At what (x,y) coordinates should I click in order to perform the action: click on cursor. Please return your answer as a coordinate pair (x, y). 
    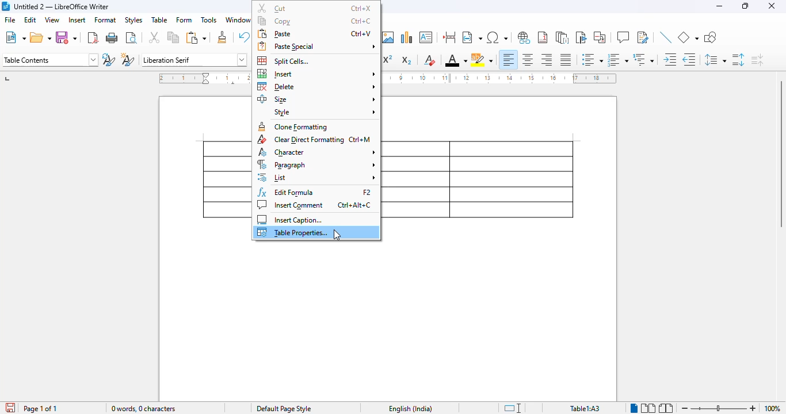
    Looking at the image, I should click on (337, 234).